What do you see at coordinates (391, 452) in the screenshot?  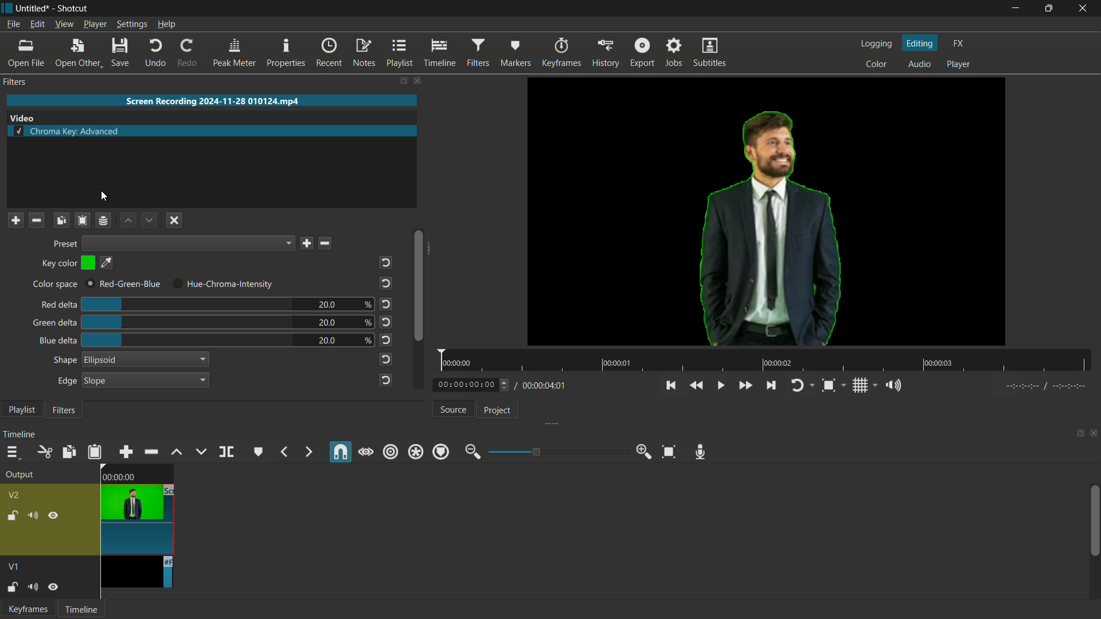 I see `ripple` at bounding box center [391, 452].